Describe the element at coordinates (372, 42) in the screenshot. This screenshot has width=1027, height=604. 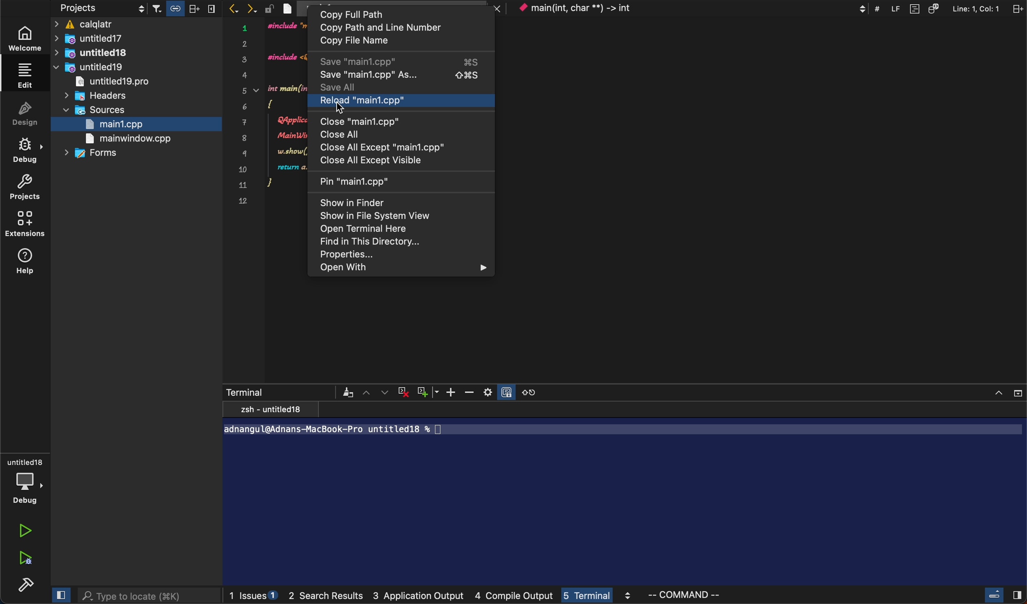
I see `file name` at that location.